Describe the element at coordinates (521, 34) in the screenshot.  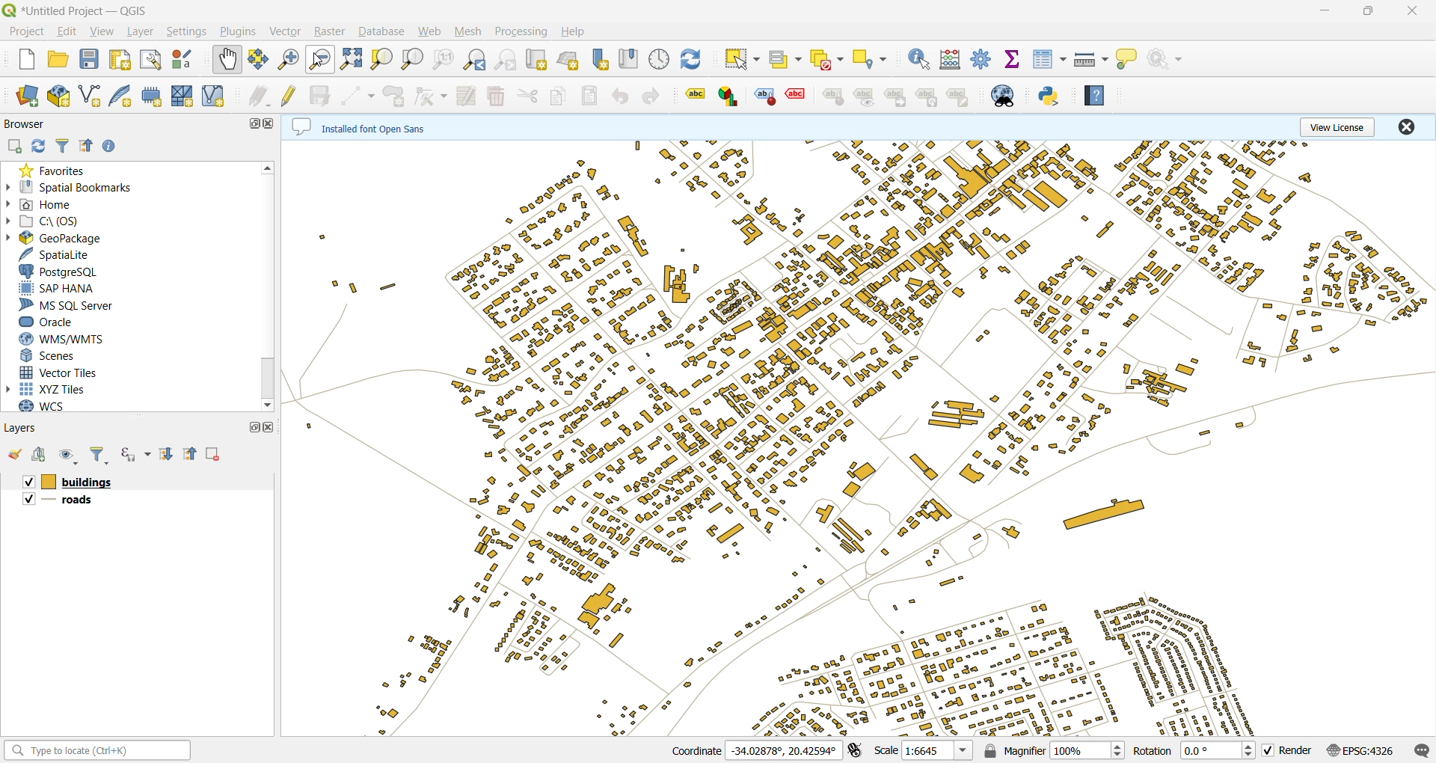
I see `processing` at that location.